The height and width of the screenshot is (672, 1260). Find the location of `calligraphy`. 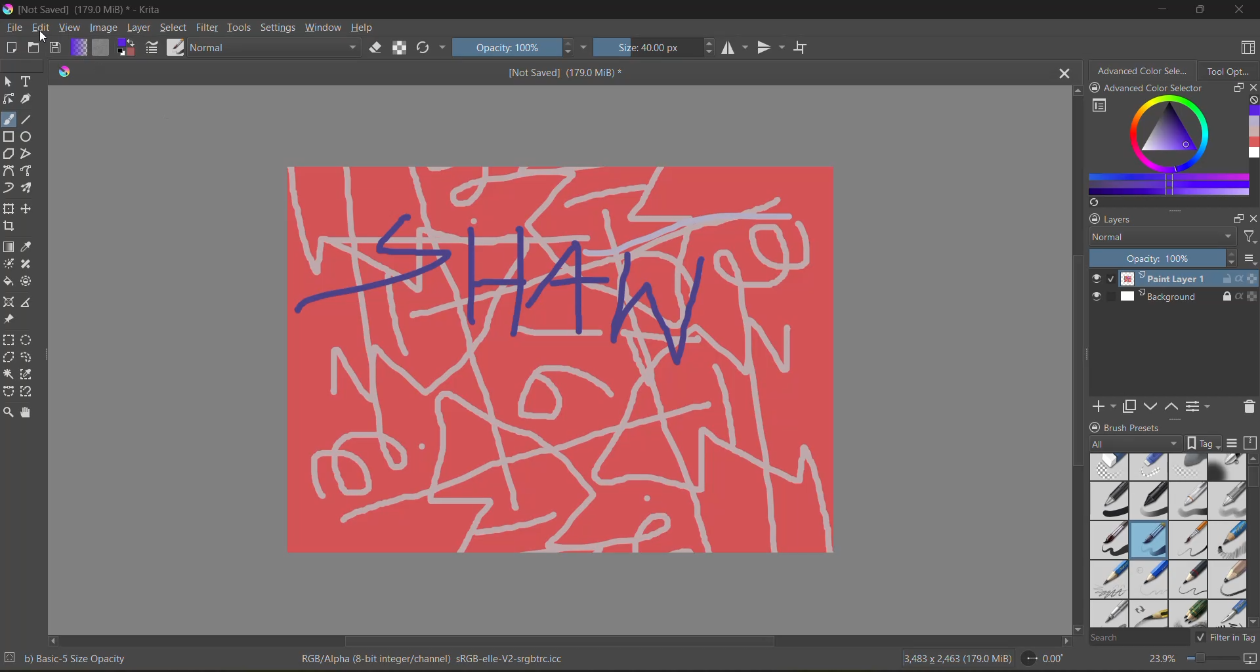

calligraphy is located at coordinates (28, 98).